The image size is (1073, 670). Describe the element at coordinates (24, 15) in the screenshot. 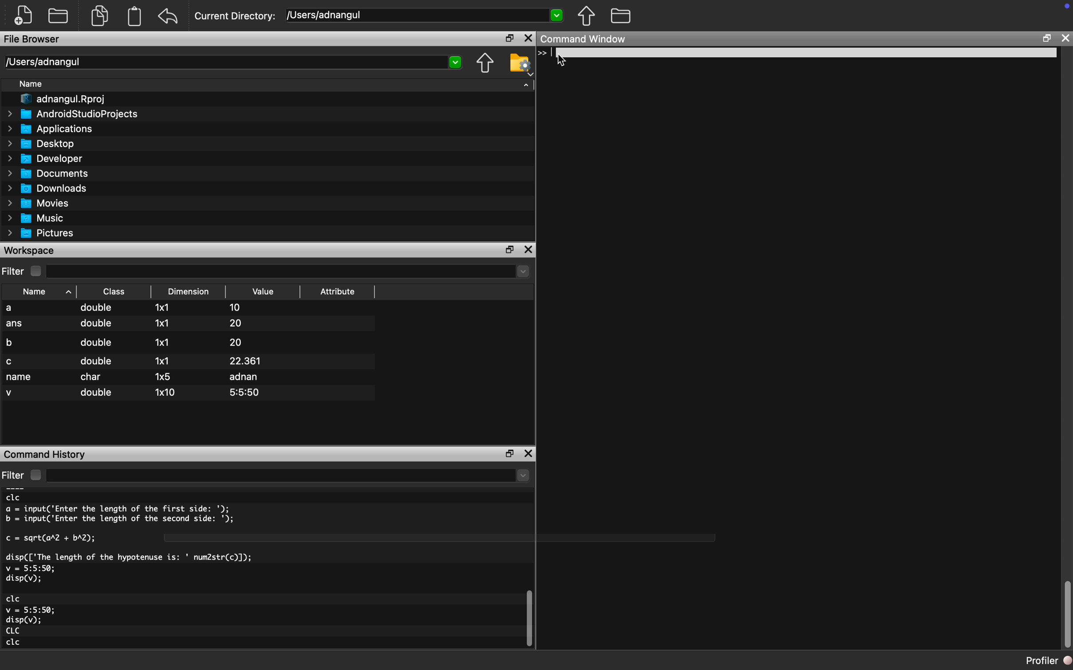

I see `New script` at that location.